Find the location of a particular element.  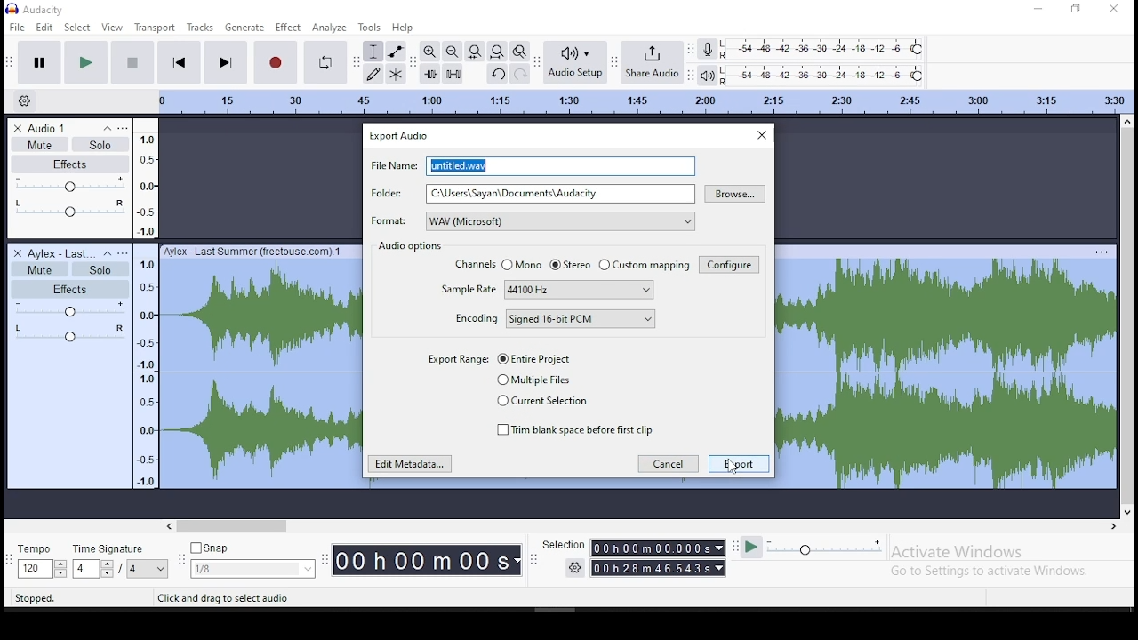

timeline is located at coordinates (643, 102).